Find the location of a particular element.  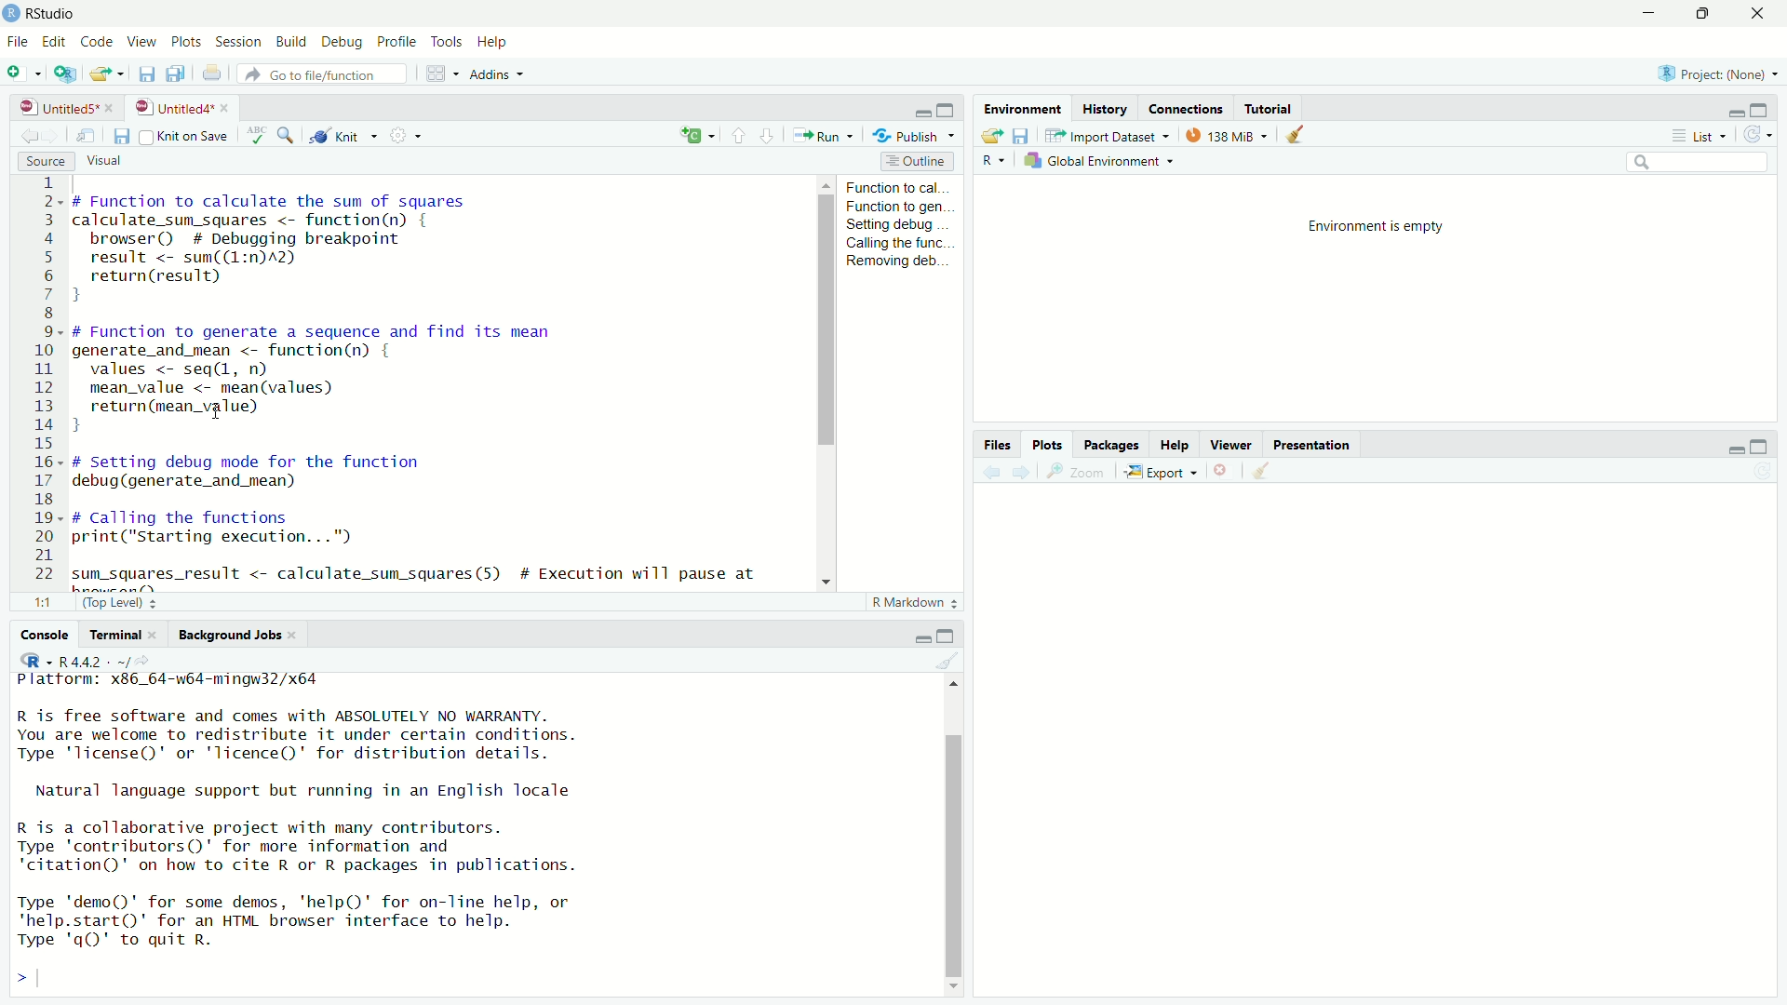

code of function to generate a sequence and find its mean is located at coordinates (351, 379).